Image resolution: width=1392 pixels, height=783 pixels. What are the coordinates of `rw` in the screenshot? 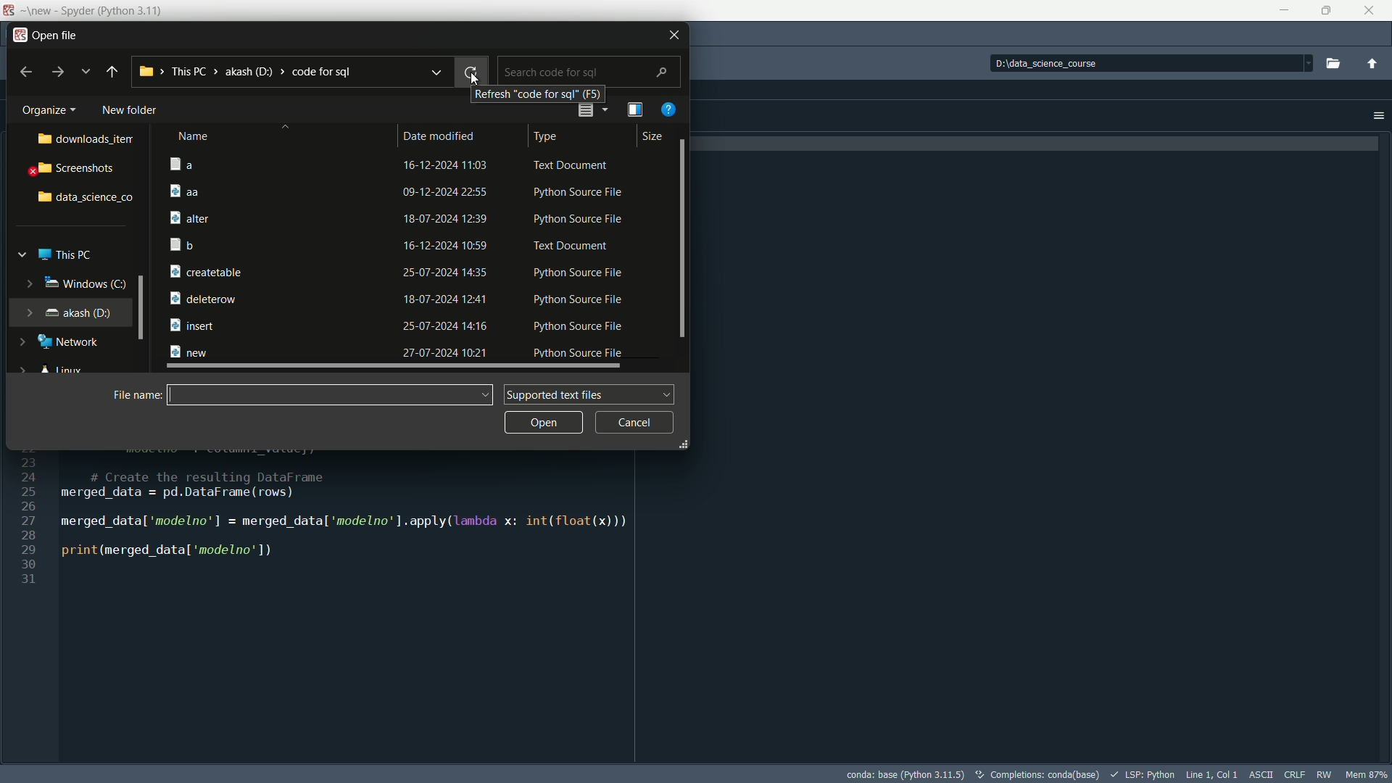 It's located at (1325, 774).